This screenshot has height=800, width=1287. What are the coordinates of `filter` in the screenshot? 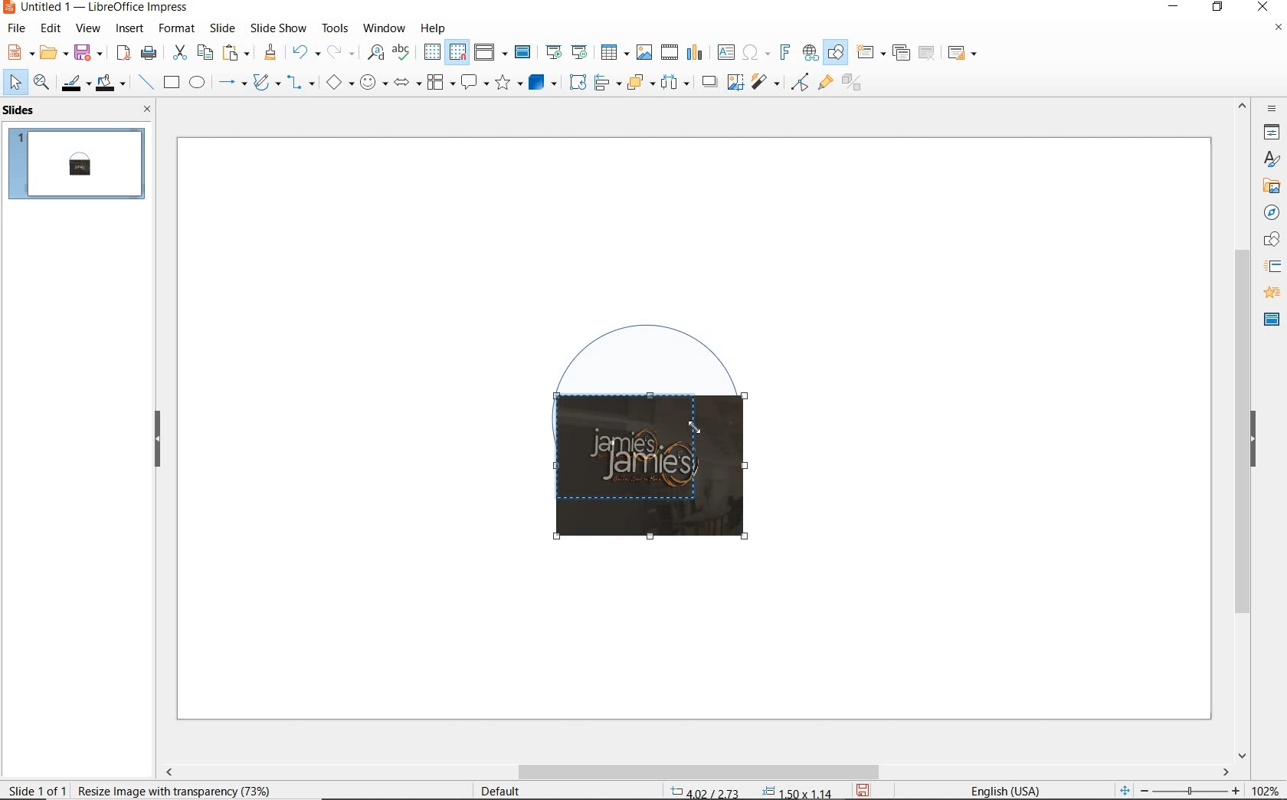 It's located at (800, 80).